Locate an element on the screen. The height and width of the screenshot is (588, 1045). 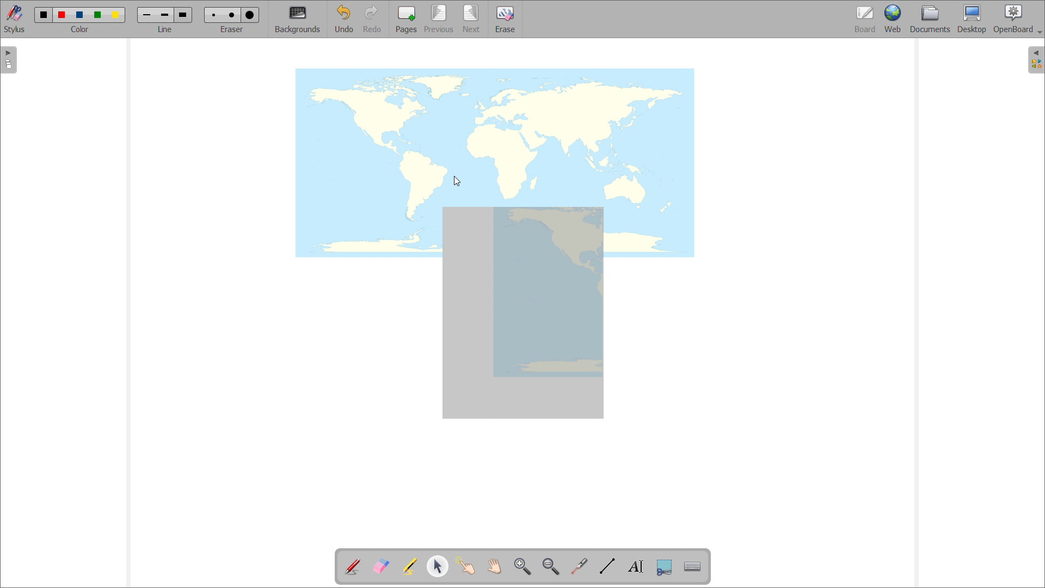
medium is located at coordinates (164, 15).